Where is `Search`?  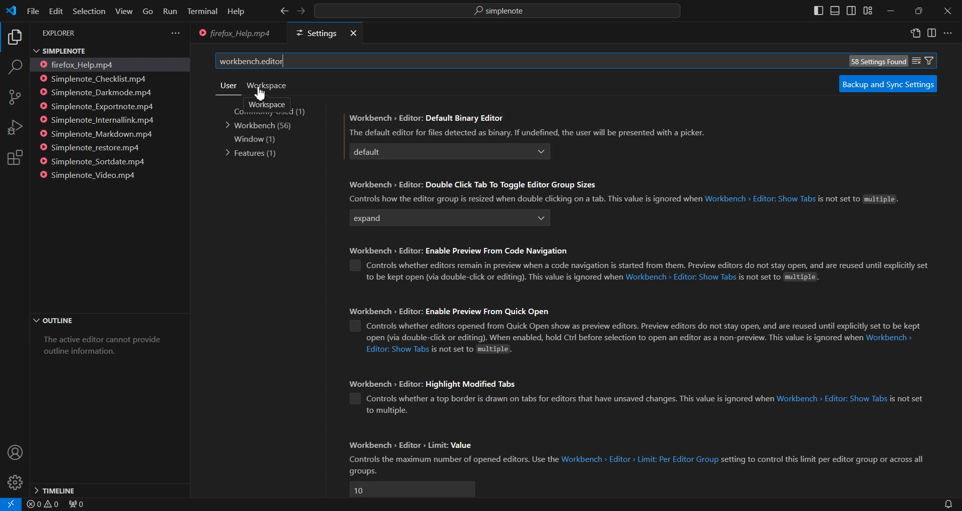 Search is located at coordinates (15, 69).